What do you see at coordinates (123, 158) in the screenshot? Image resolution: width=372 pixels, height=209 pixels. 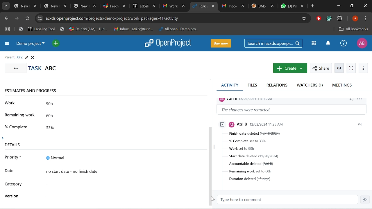 I see `Priority` at bounding box center [123, 158].